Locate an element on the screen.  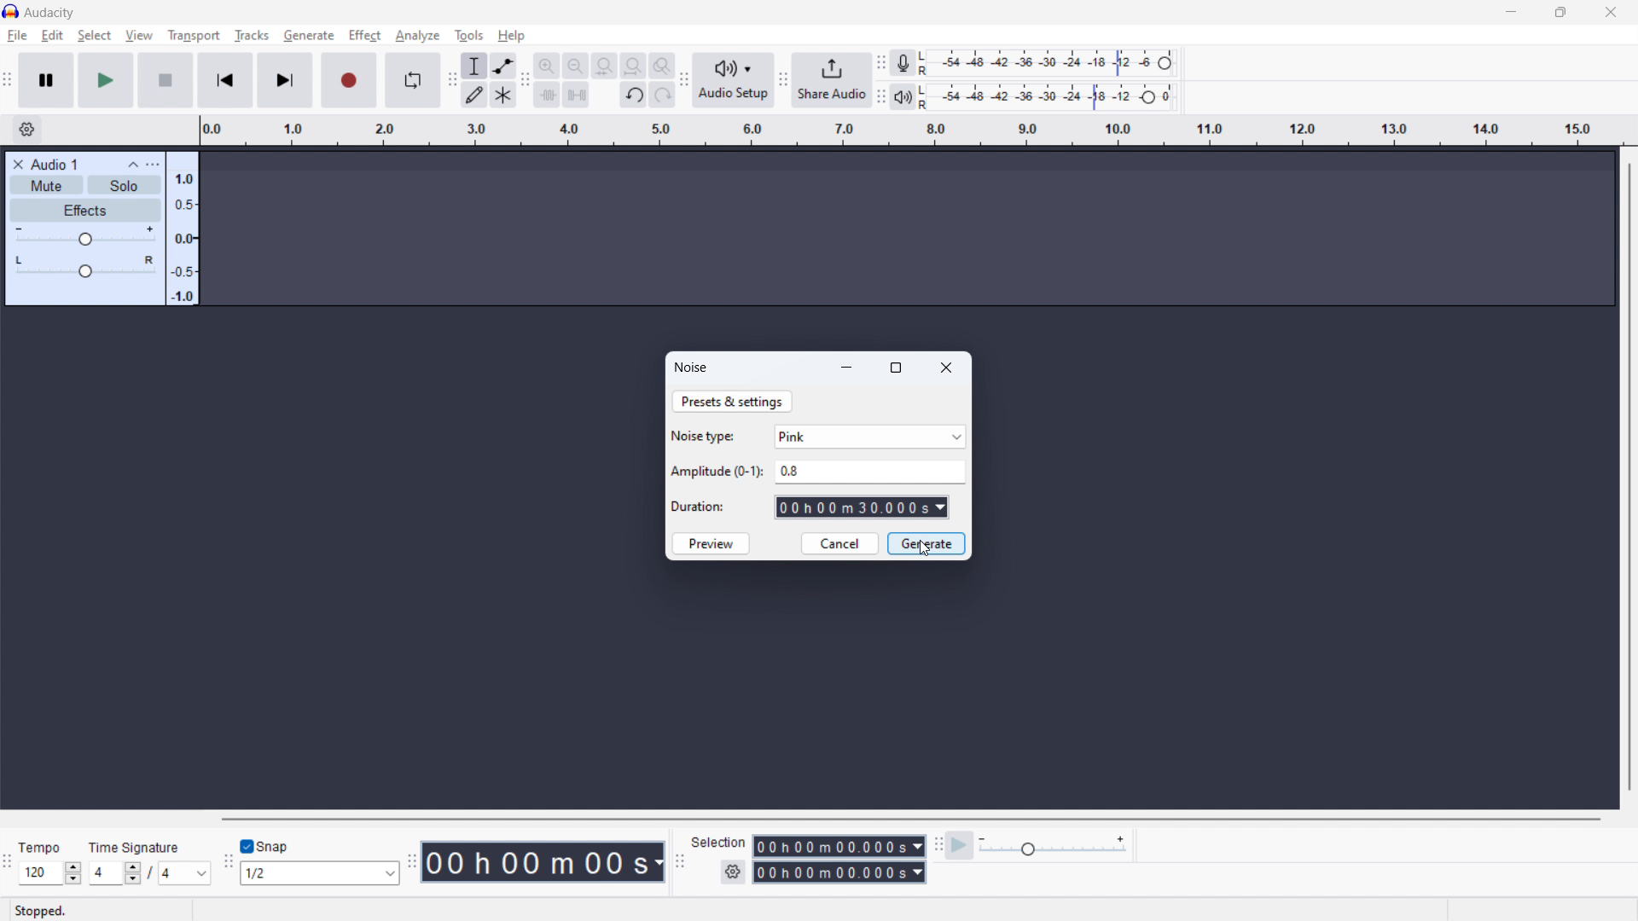
Cursor on generate is located at coordinates (309, 38).